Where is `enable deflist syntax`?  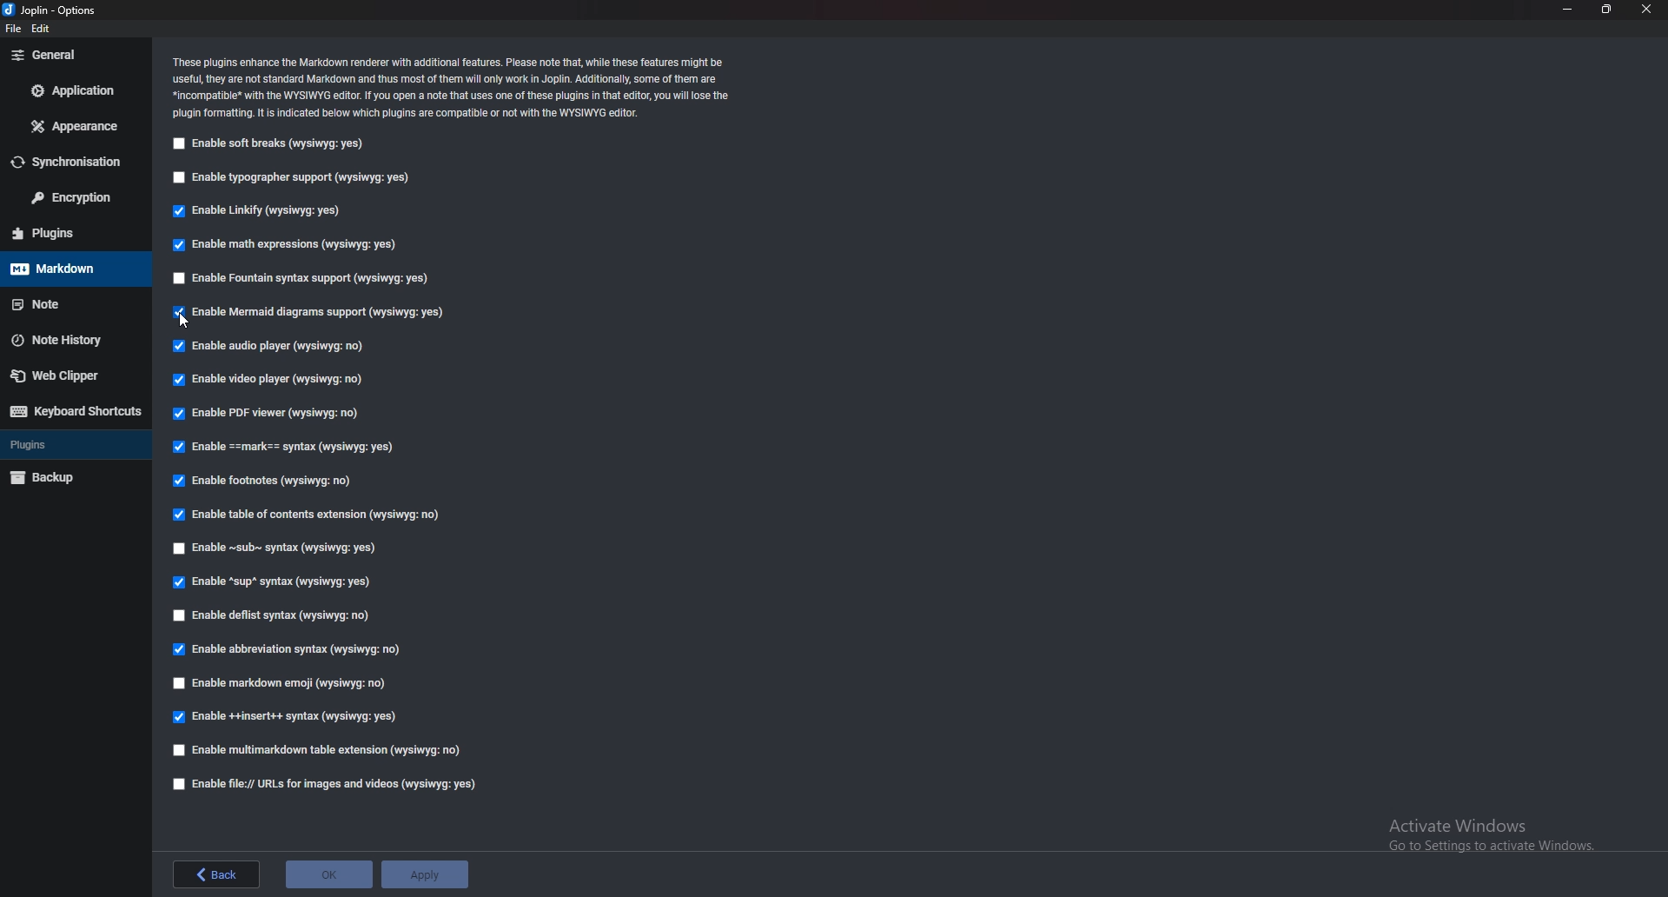
enable deflist syntax is located at coordinates (276, 617).